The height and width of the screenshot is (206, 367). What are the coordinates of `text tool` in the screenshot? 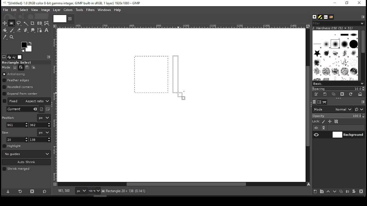 It's located at (46, 31).